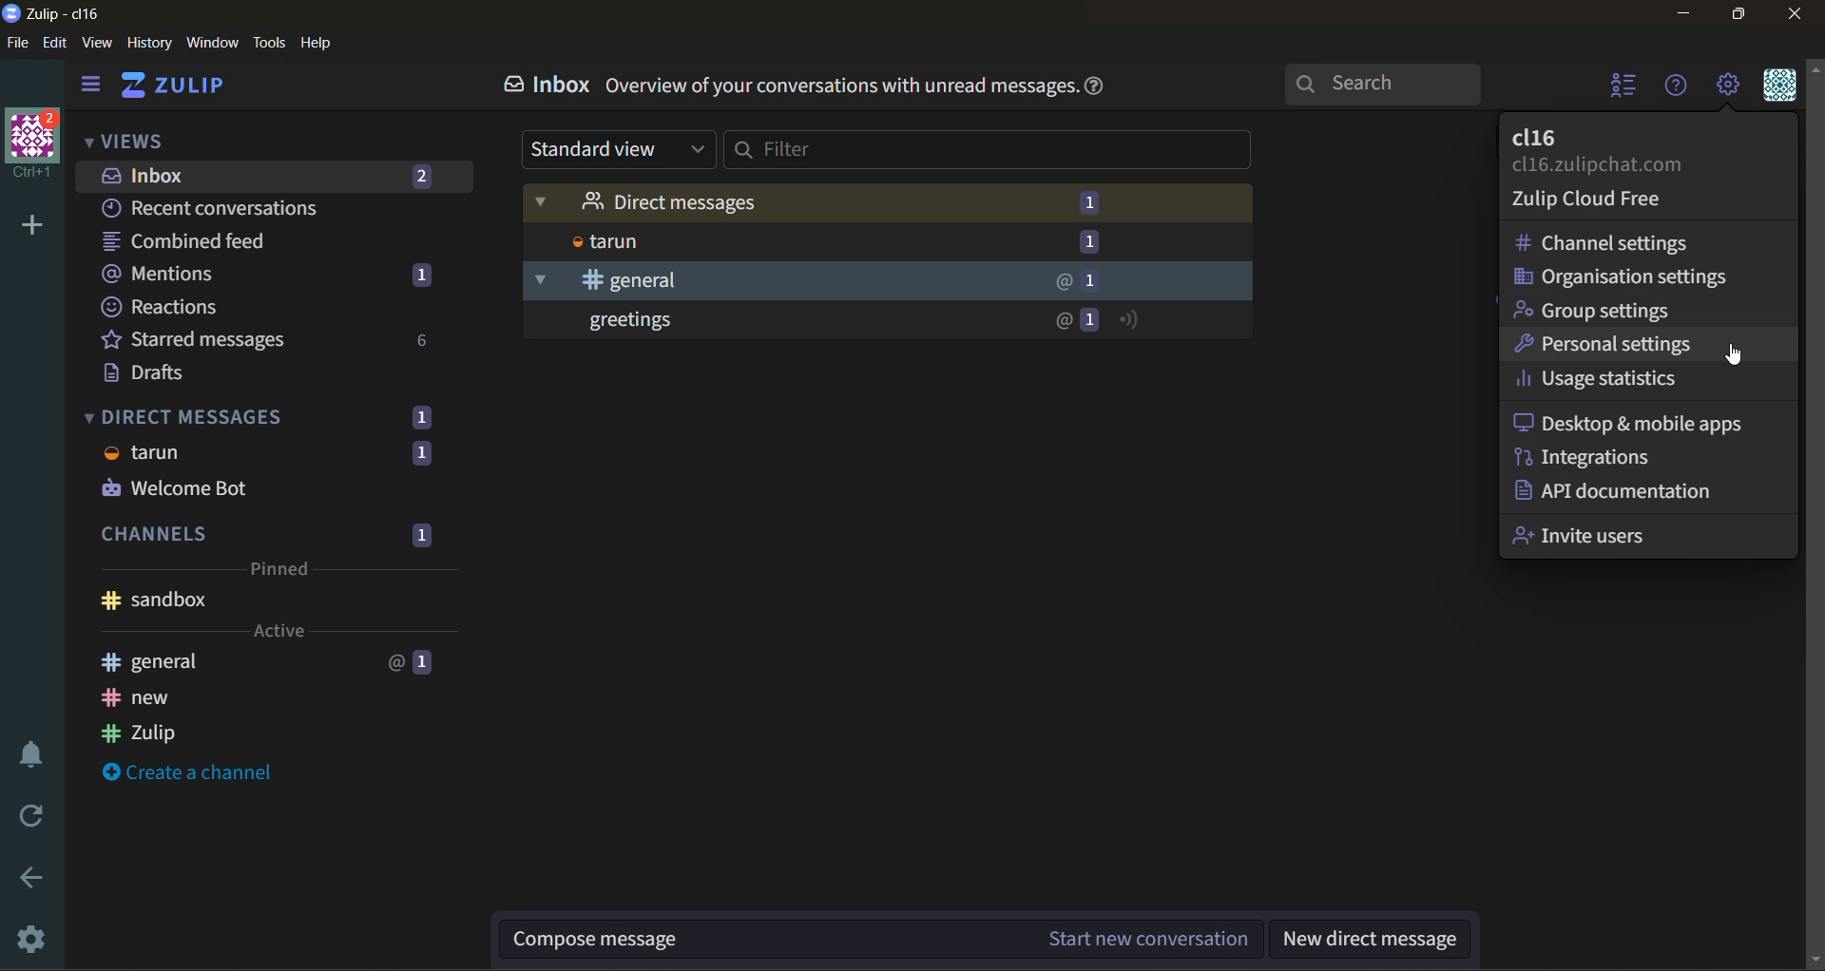 The image size is (1825, 971). Describe the element at coordinates (1600, 345) in the screenshot. I see `personal settings` at that location.